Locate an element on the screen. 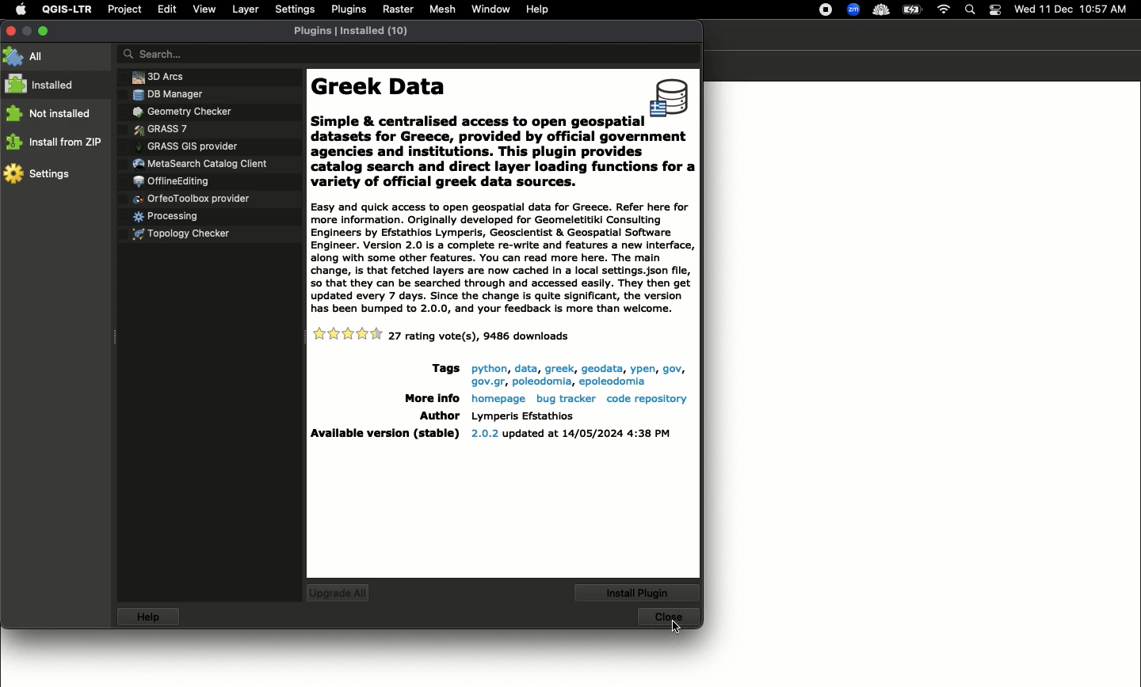 Image resolution: width=1141 pixels, height=687 pixels. Tags is located at coordinates (441, 370).